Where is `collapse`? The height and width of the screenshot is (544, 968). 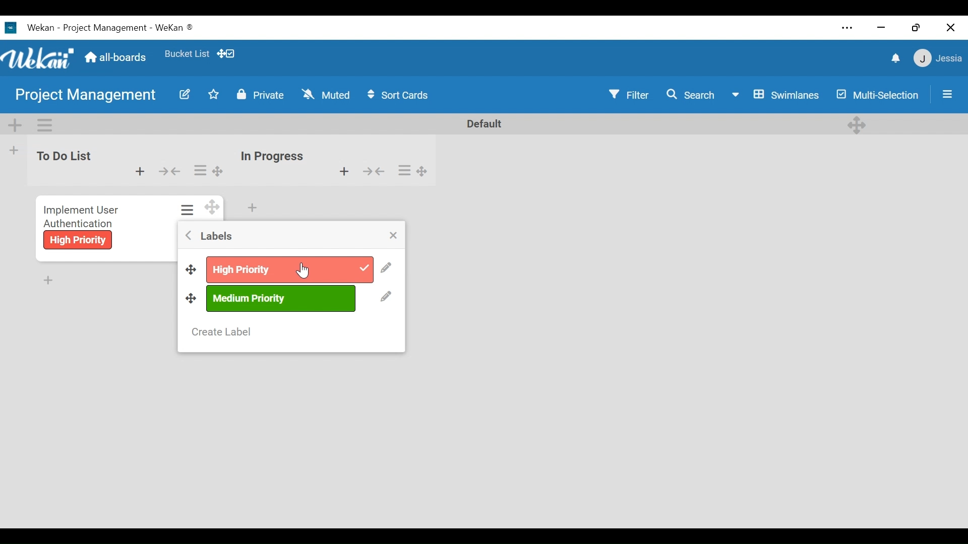 collapse is located at coordinates (170, 171).